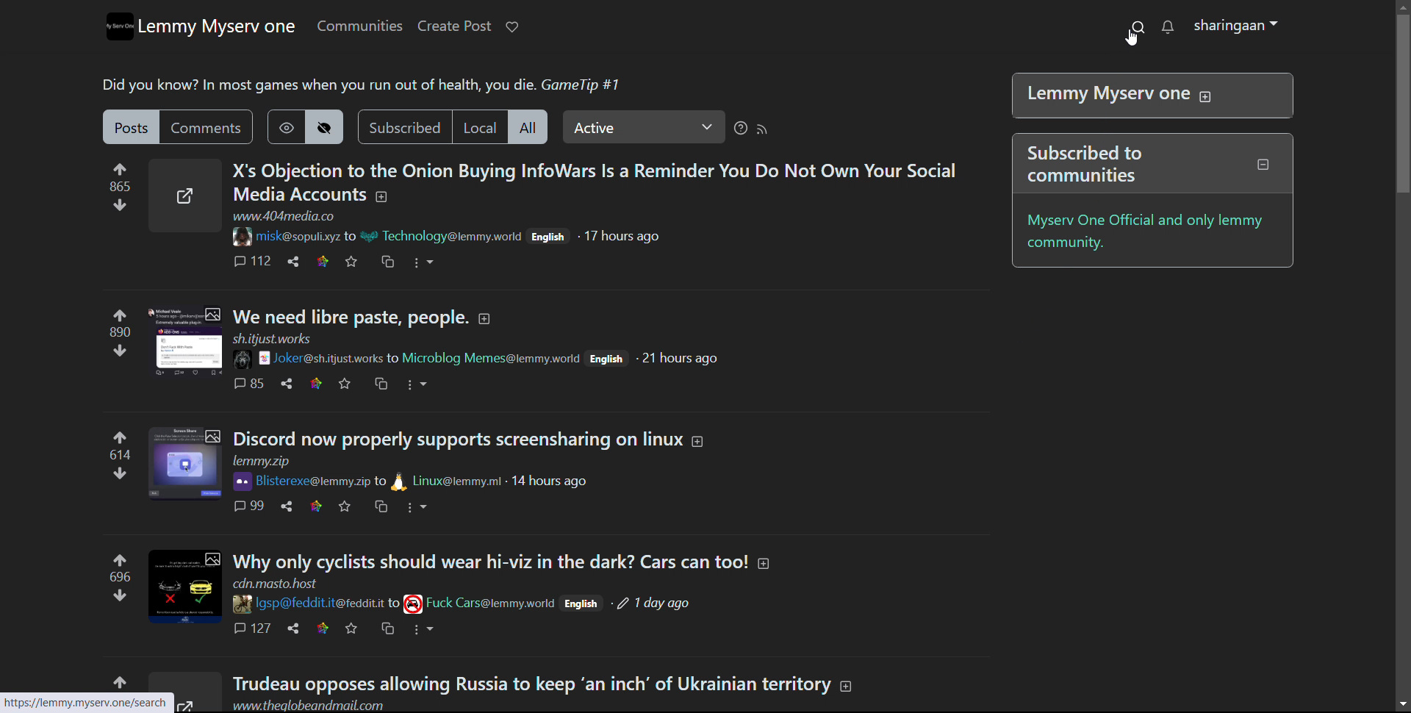 Image resolution: width=1411 pixels, height=713 pixels. Describe the element at coordinates (322, 628) in the screenshot. I see `link` at that location.